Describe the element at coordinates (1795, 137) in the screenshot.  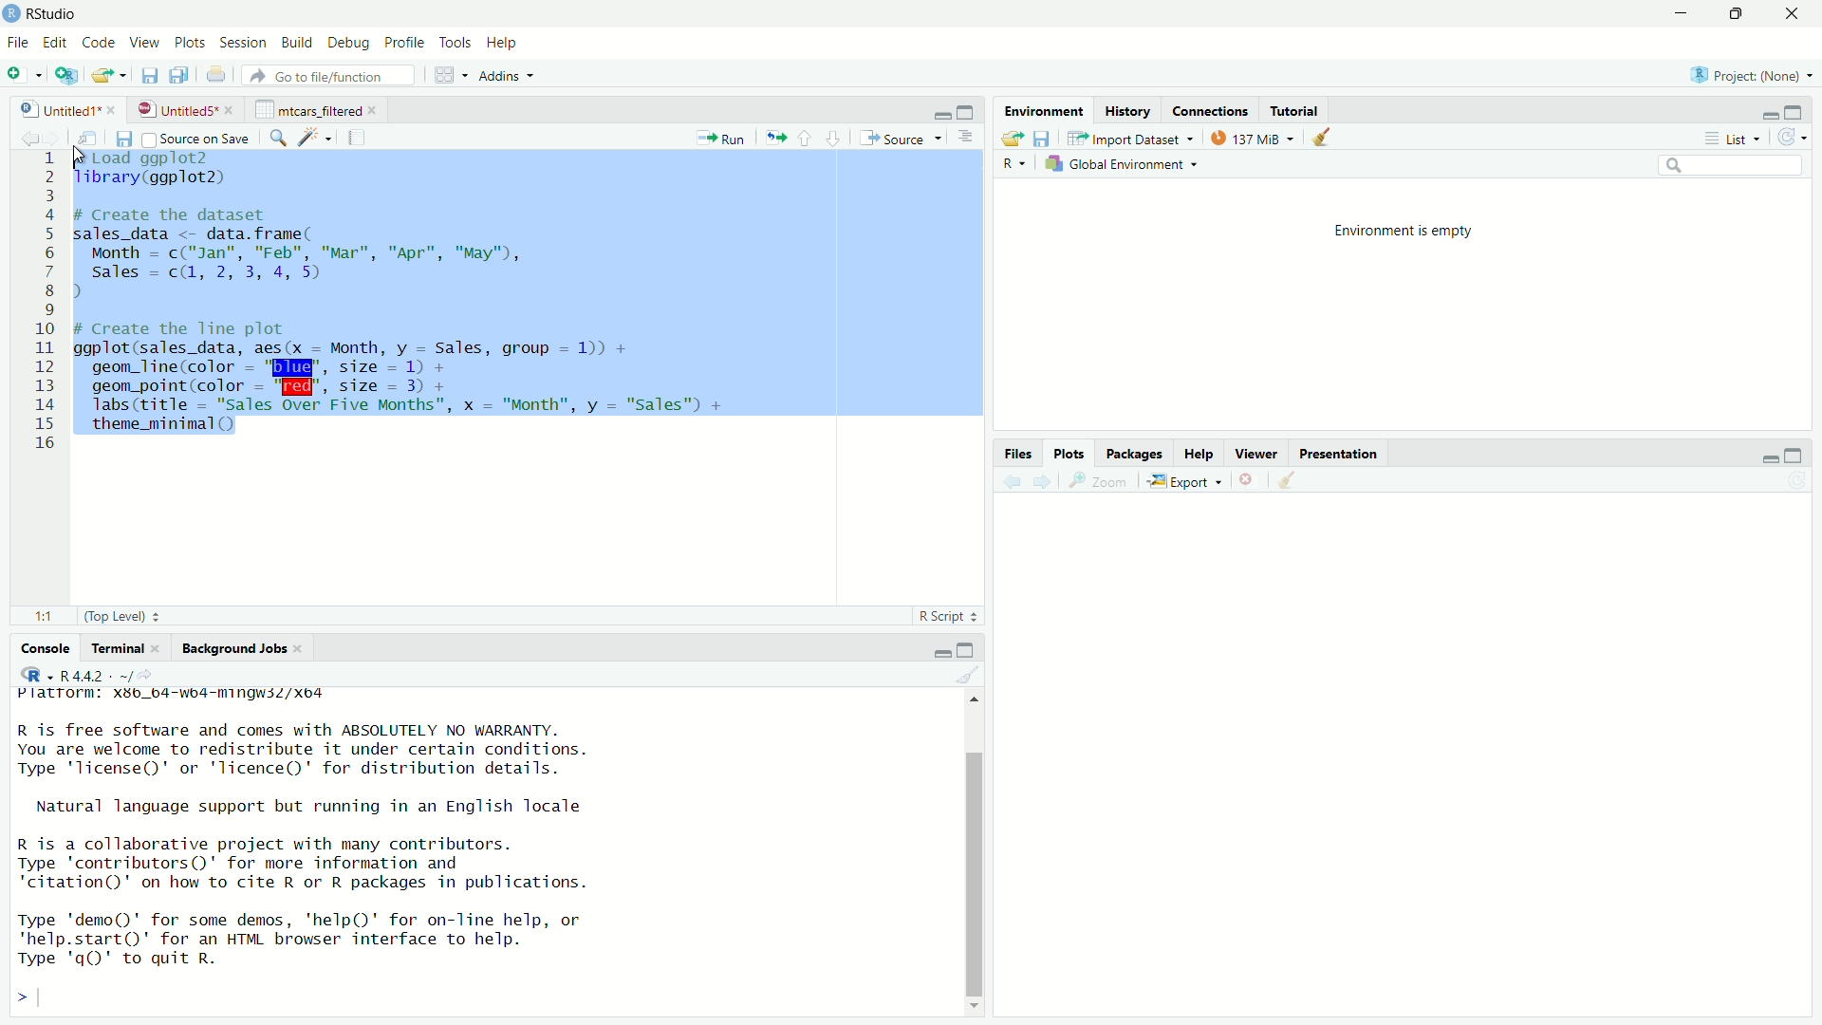
I see `refresh` at that location.